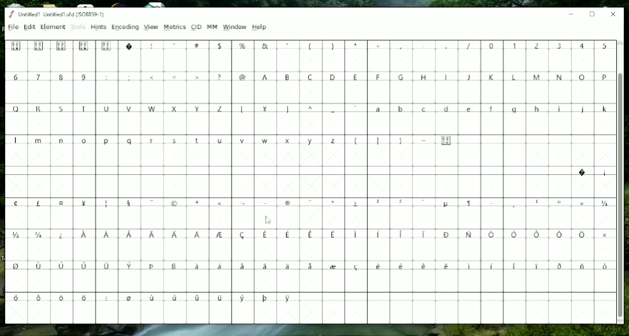 This screenshot has width=629, height=336. What do you see at coordinates (175, 27) in the screenshot?
I see `Metrics` at bounding box center [175, 27].